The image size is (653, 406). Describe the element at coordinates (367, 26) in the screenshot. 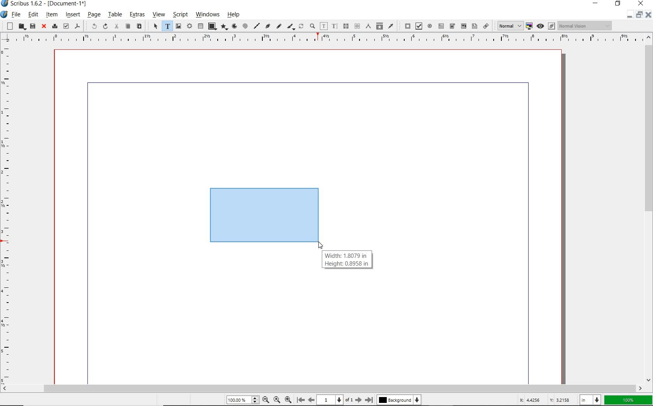

I see `measurements` at that location.